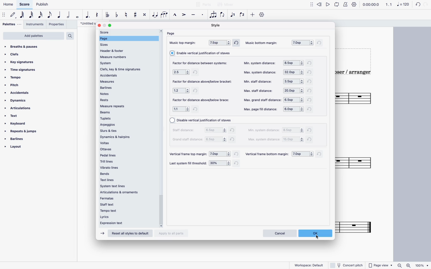  What do you see at coordinates (102, 233) in the screenshot?
I see `forward` at bounding box center [102, 233].